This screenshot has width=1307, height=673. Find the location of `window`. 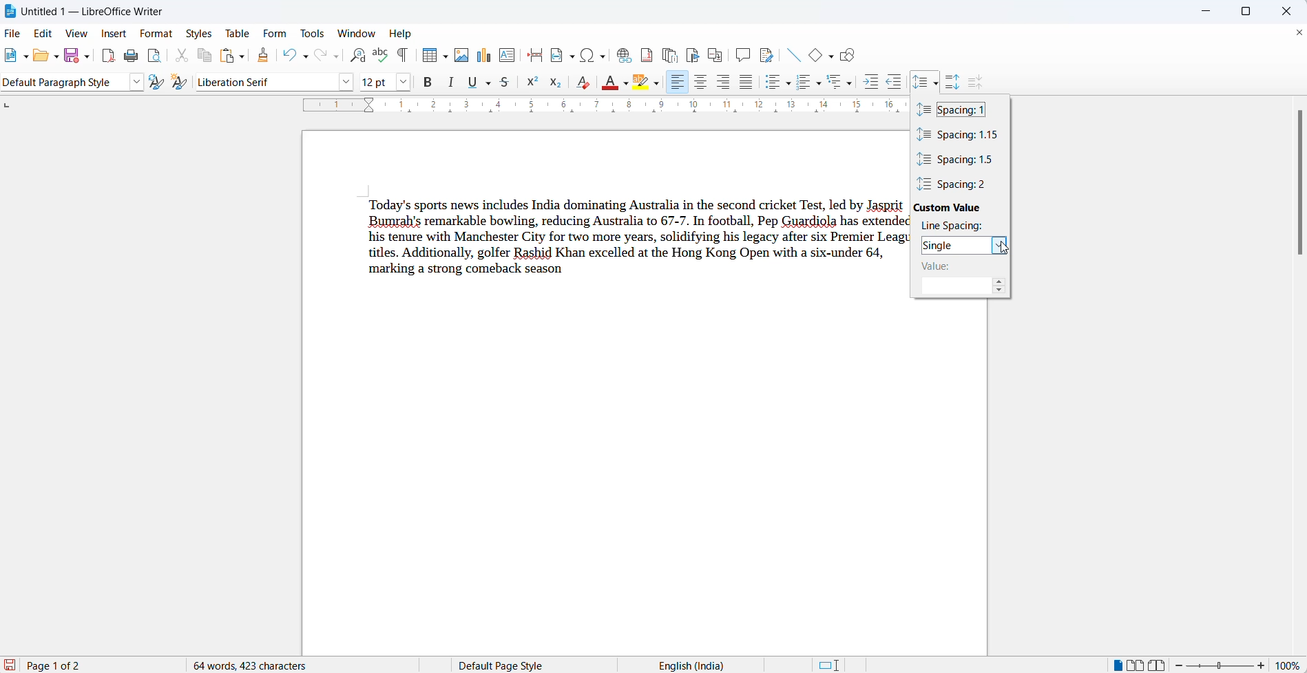

window is located at coordinates (357, 34).